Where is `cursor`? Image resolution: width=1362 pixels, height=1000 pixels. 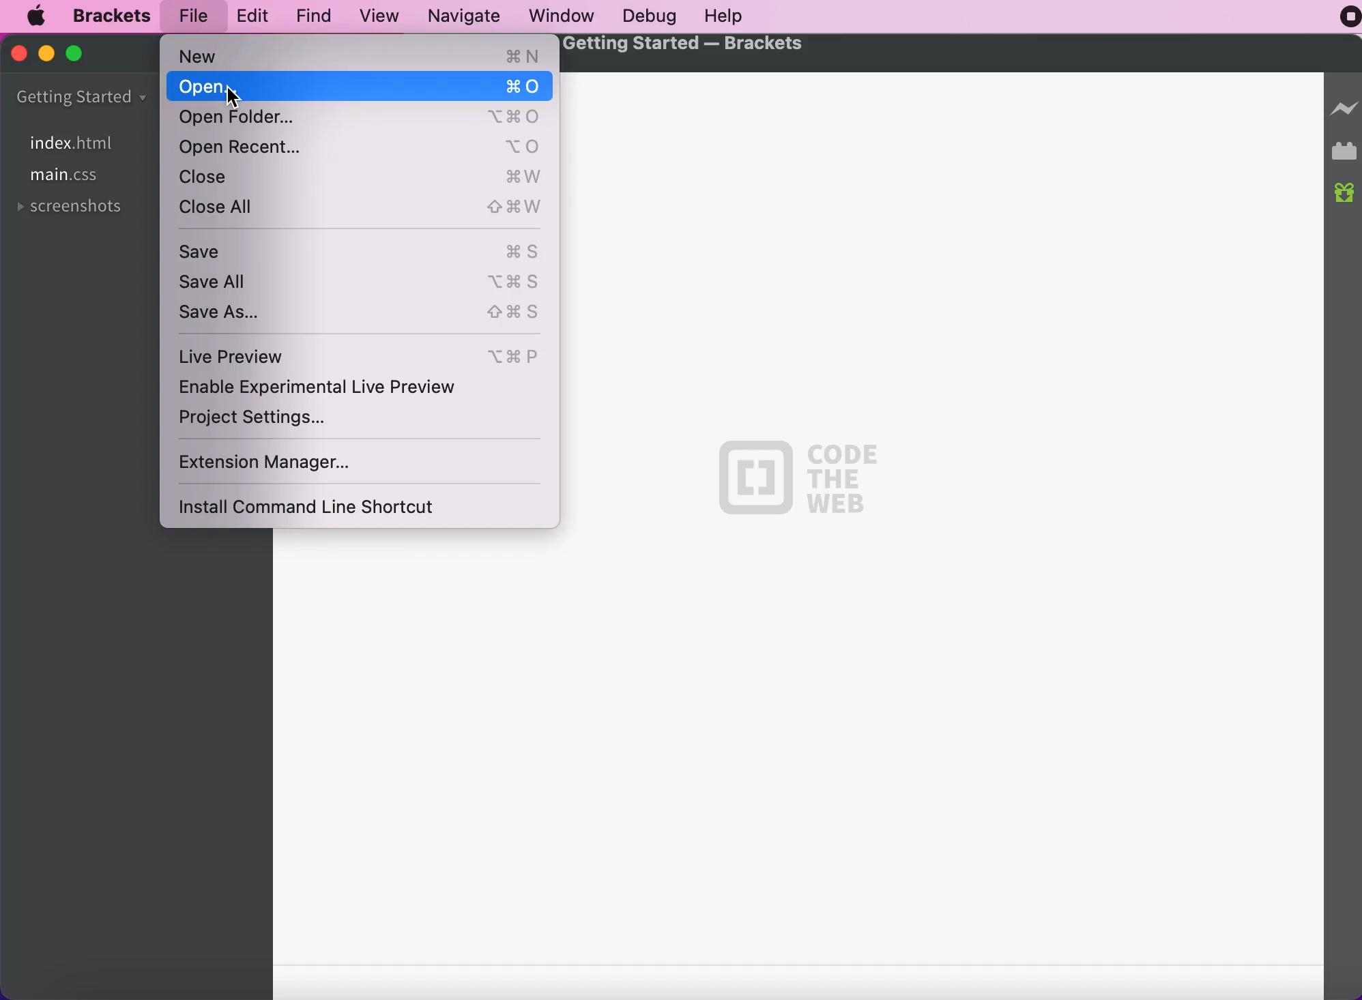
cursor is located at coordinates (229, 95).